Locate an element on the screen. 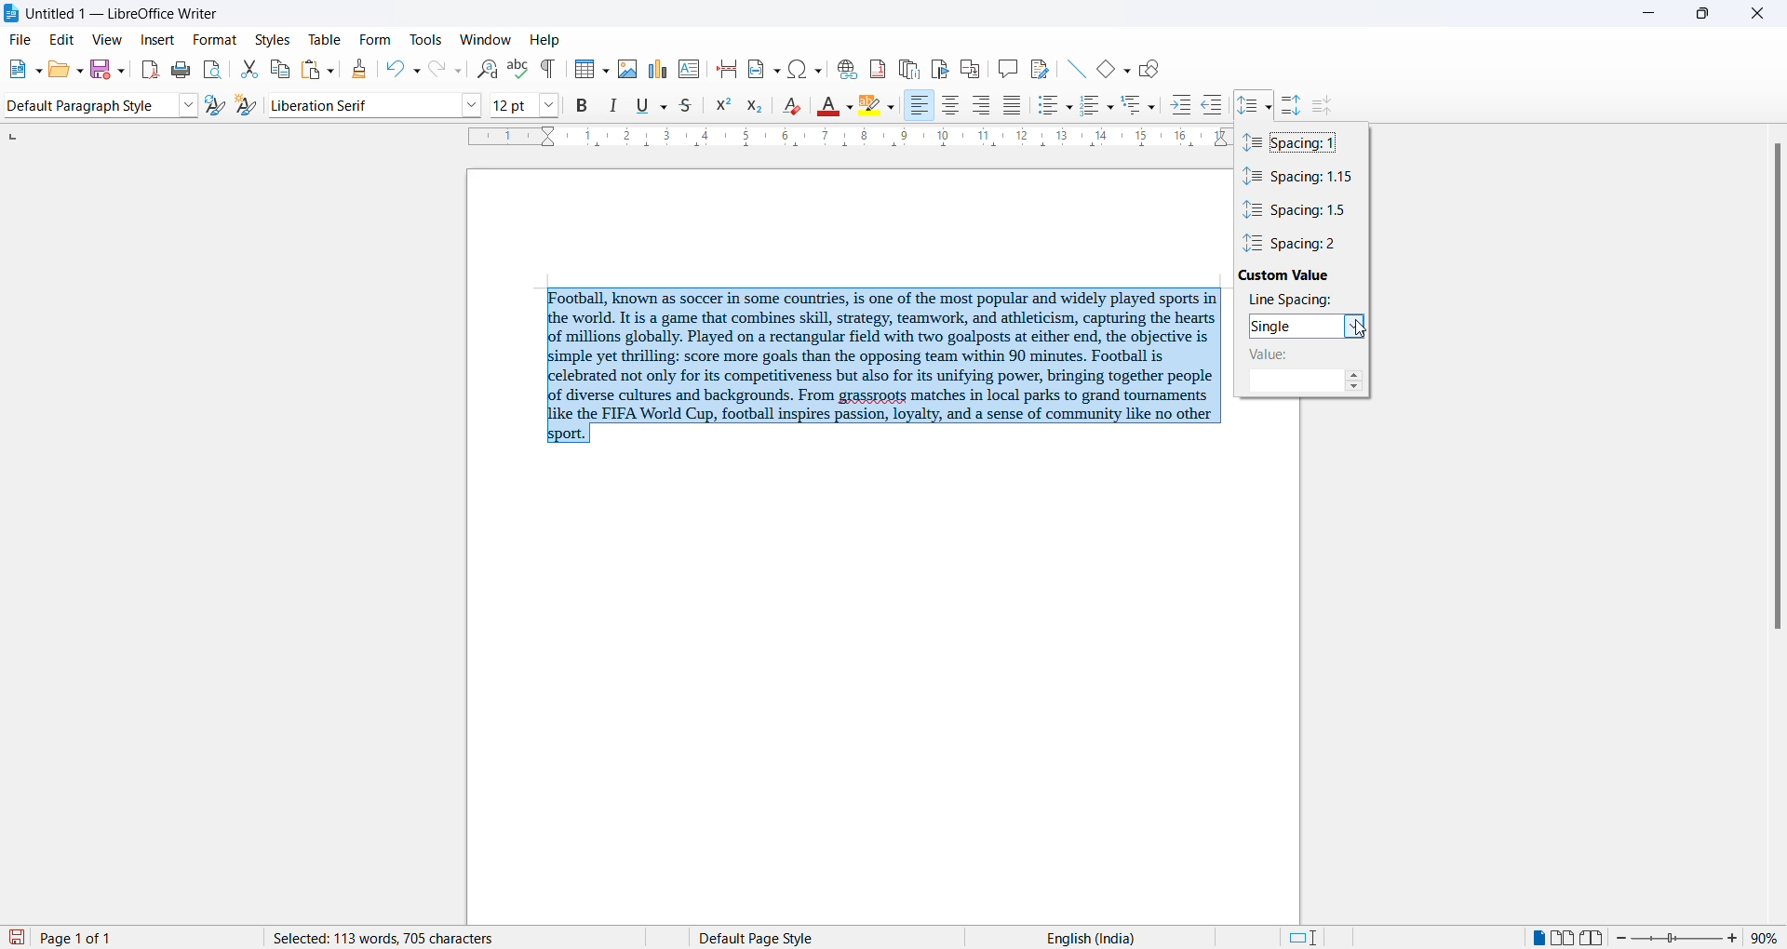 This screenshot has width=1787, height=949. window is located at coordinates (482, 38).